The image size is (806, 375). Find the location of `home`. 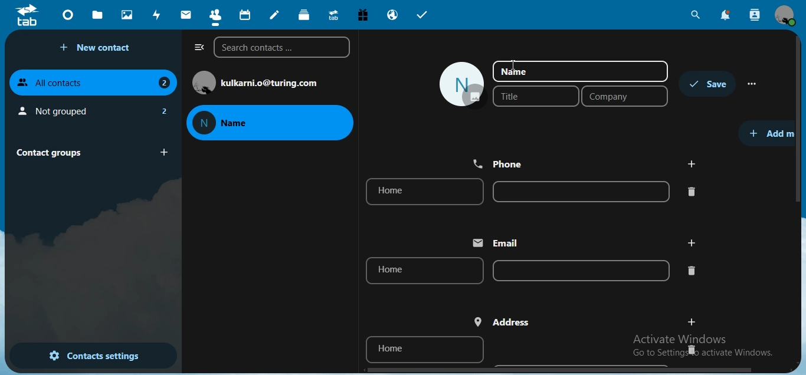

home is located at coordinates (422, 192).